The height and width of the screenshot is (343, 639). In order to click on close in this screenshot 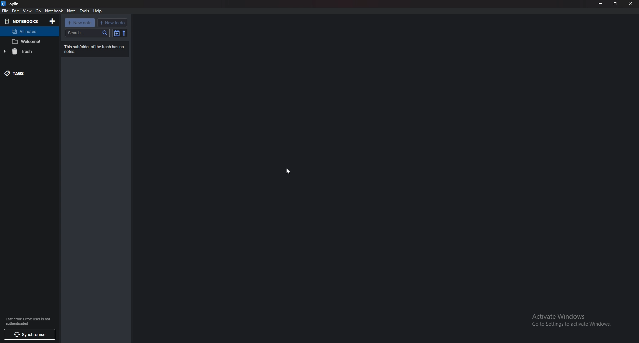, I will do `click(631, 4)`.